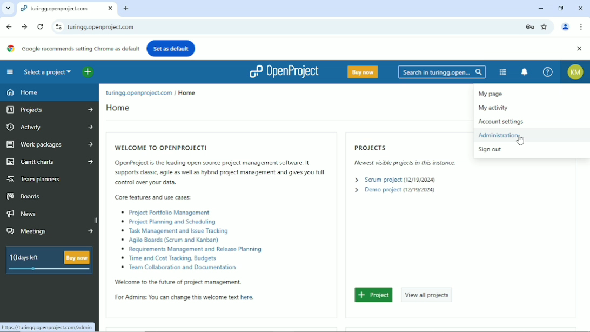 The image size is (590, 332). What do you see at coordinates (566, 26) in the screenshot?
I see `Account` at bounding box center [566, 26].